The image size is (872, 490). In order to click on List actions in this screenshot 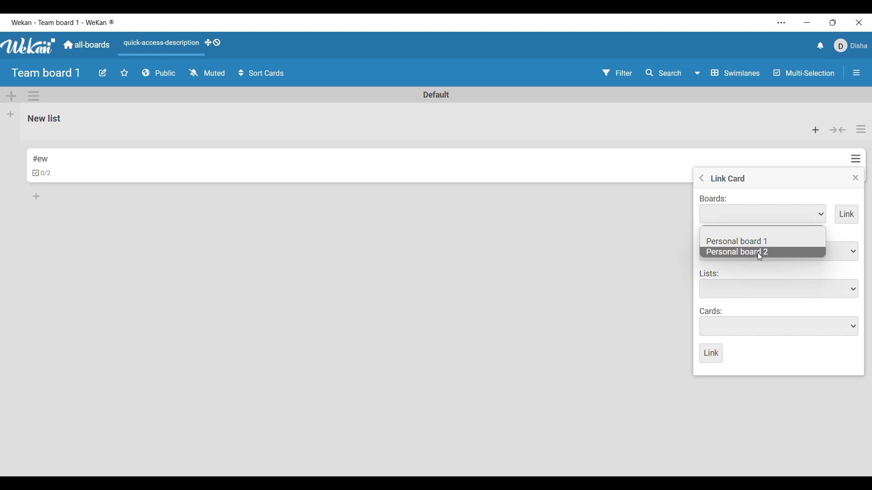, I will do `click(861, 129)`.